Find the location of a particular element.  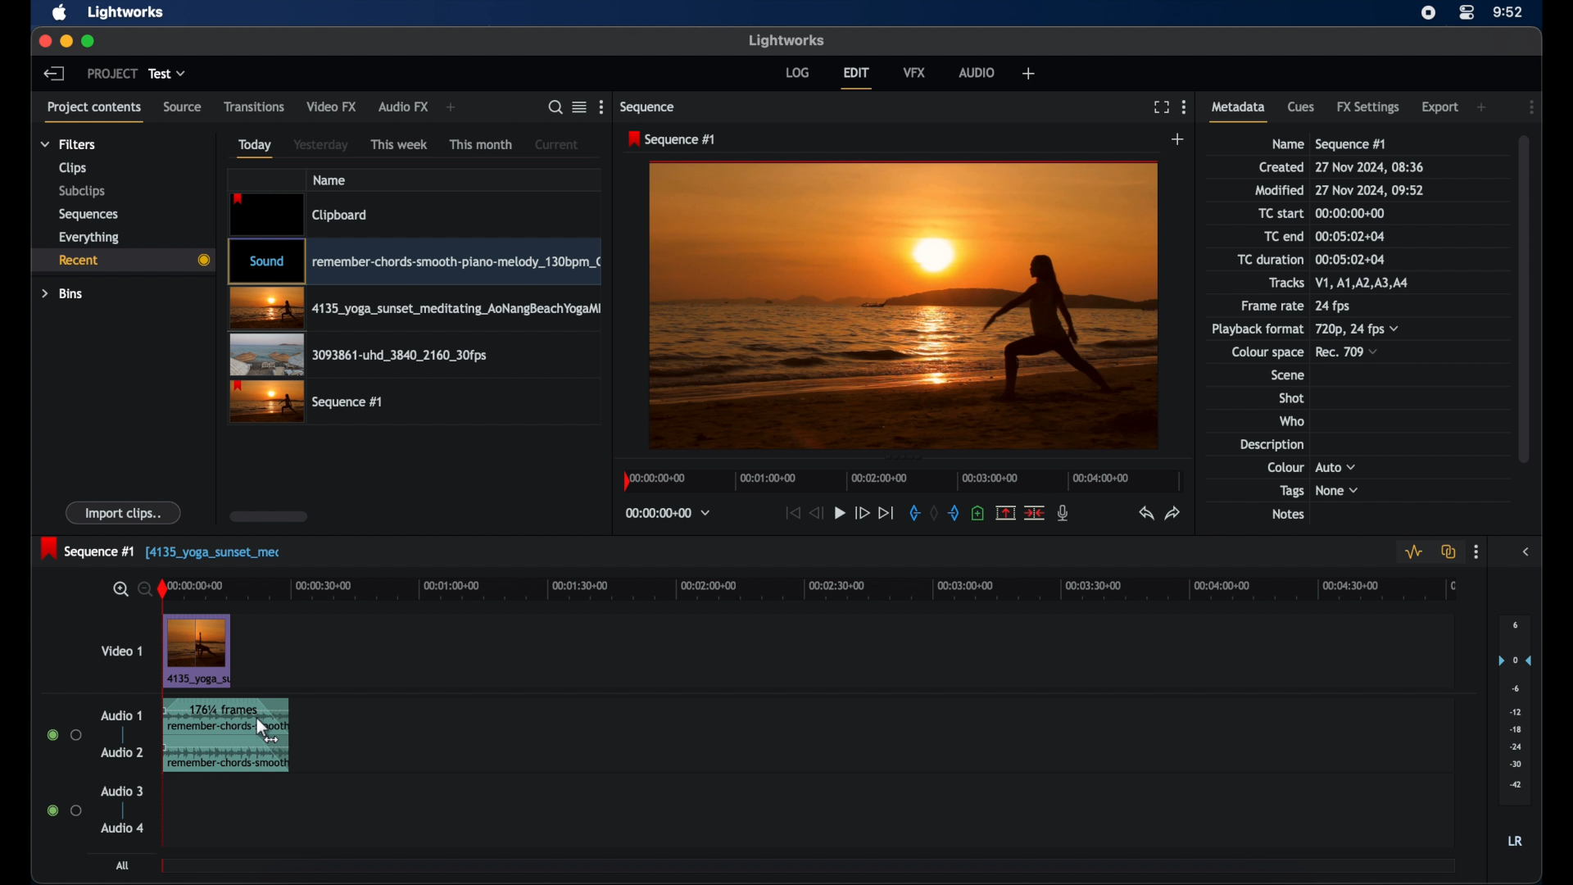

more options is located at coordinates (1185, 107).